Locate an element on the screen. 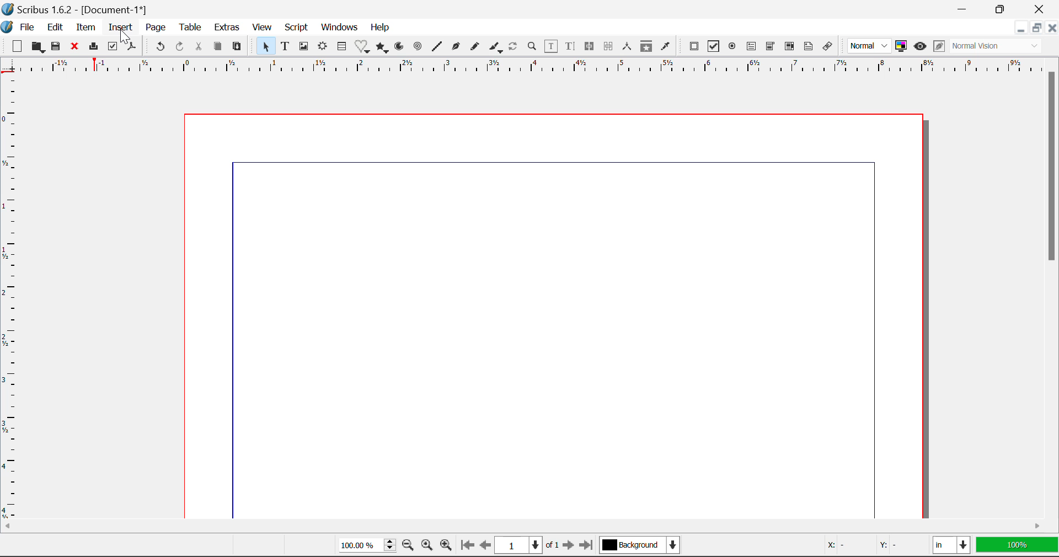 This screenshot has width=1059, height=557. Cut is located at coordinates (201, 46).